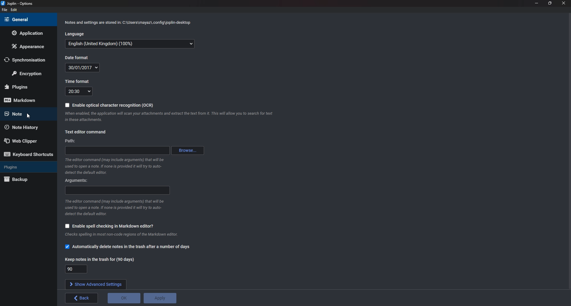  Describe the element at coordinates (131, 43) in the screenshot. I see `Language` at that location.